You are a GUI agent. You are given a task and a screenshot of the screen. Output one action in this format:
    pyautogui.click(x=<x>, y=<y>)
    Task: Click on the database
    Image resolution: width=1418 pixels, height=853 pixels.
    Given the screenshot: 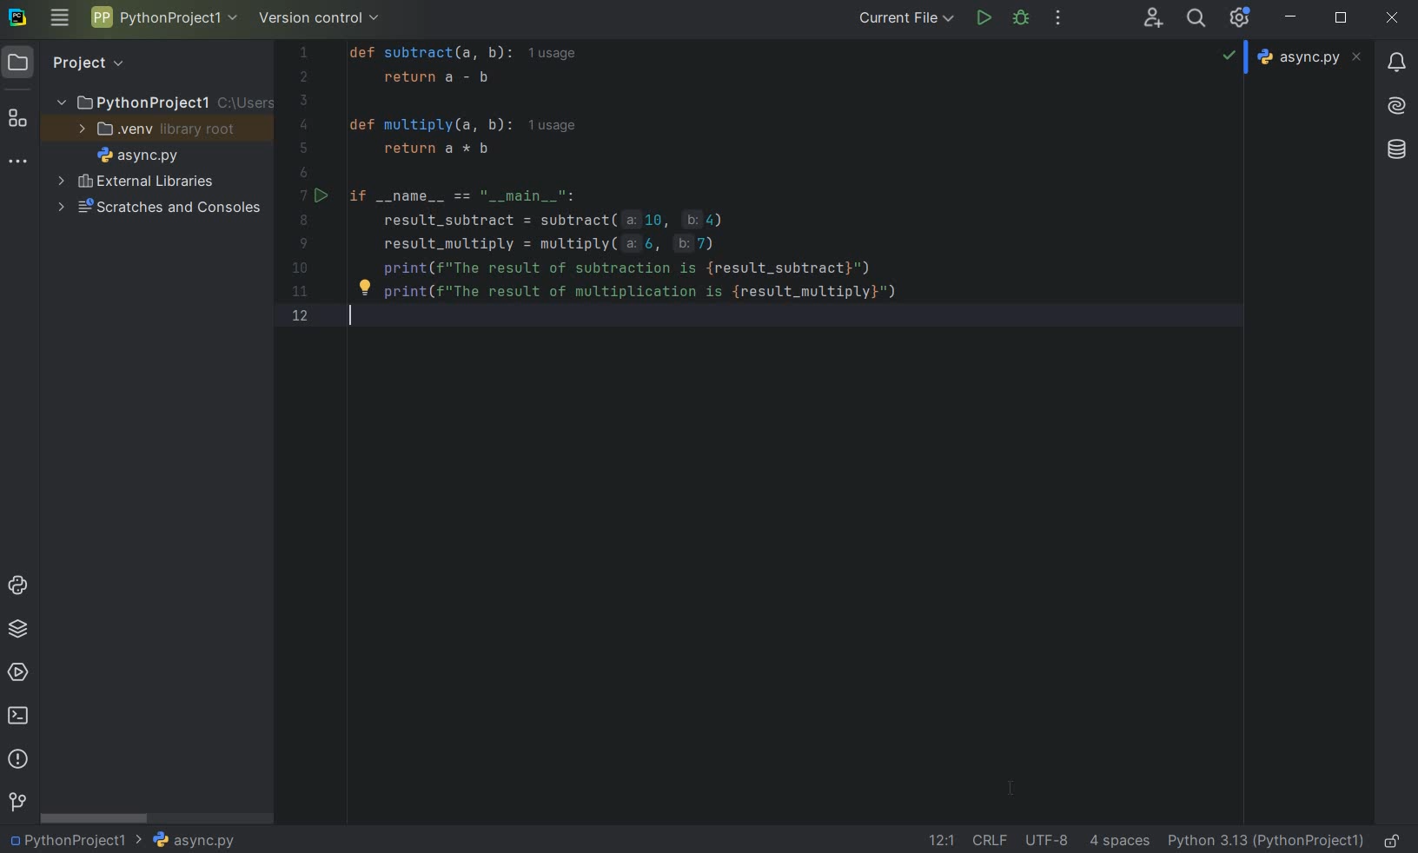 What is the action you would take?
    pyautogui.click(x=1399, y=147)
    